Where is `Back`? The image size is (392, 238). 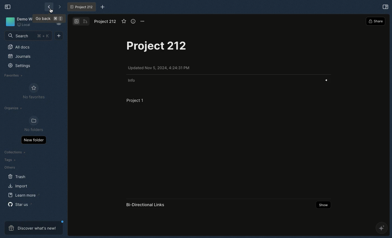 Back is located at coordinates (48, 7).